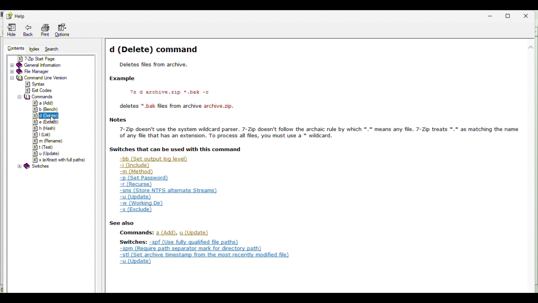 The width and height of the screenshot is (538, 303). Describe the element at coordinates (46, 122) in the screenshot. I see `e` at that location.